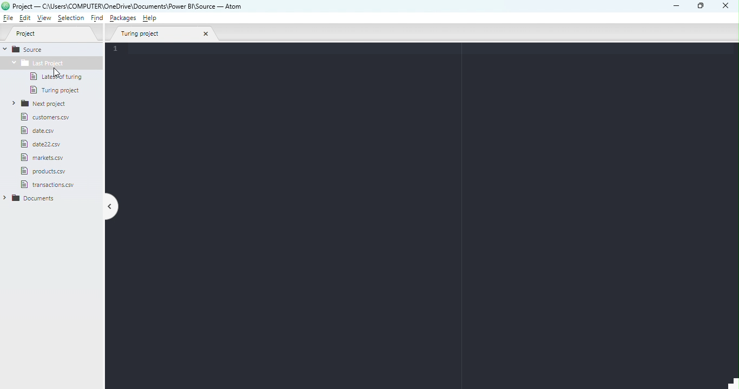  I want to click on Latest of Turing, so click(55, 78).